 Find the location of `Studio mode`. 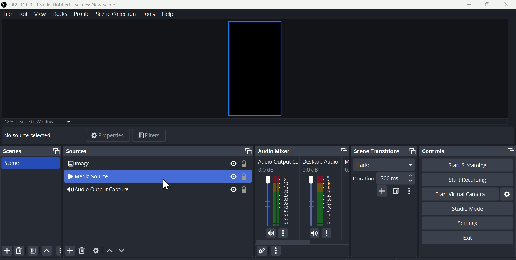

Studio mode is located at coordinates (463, 208).